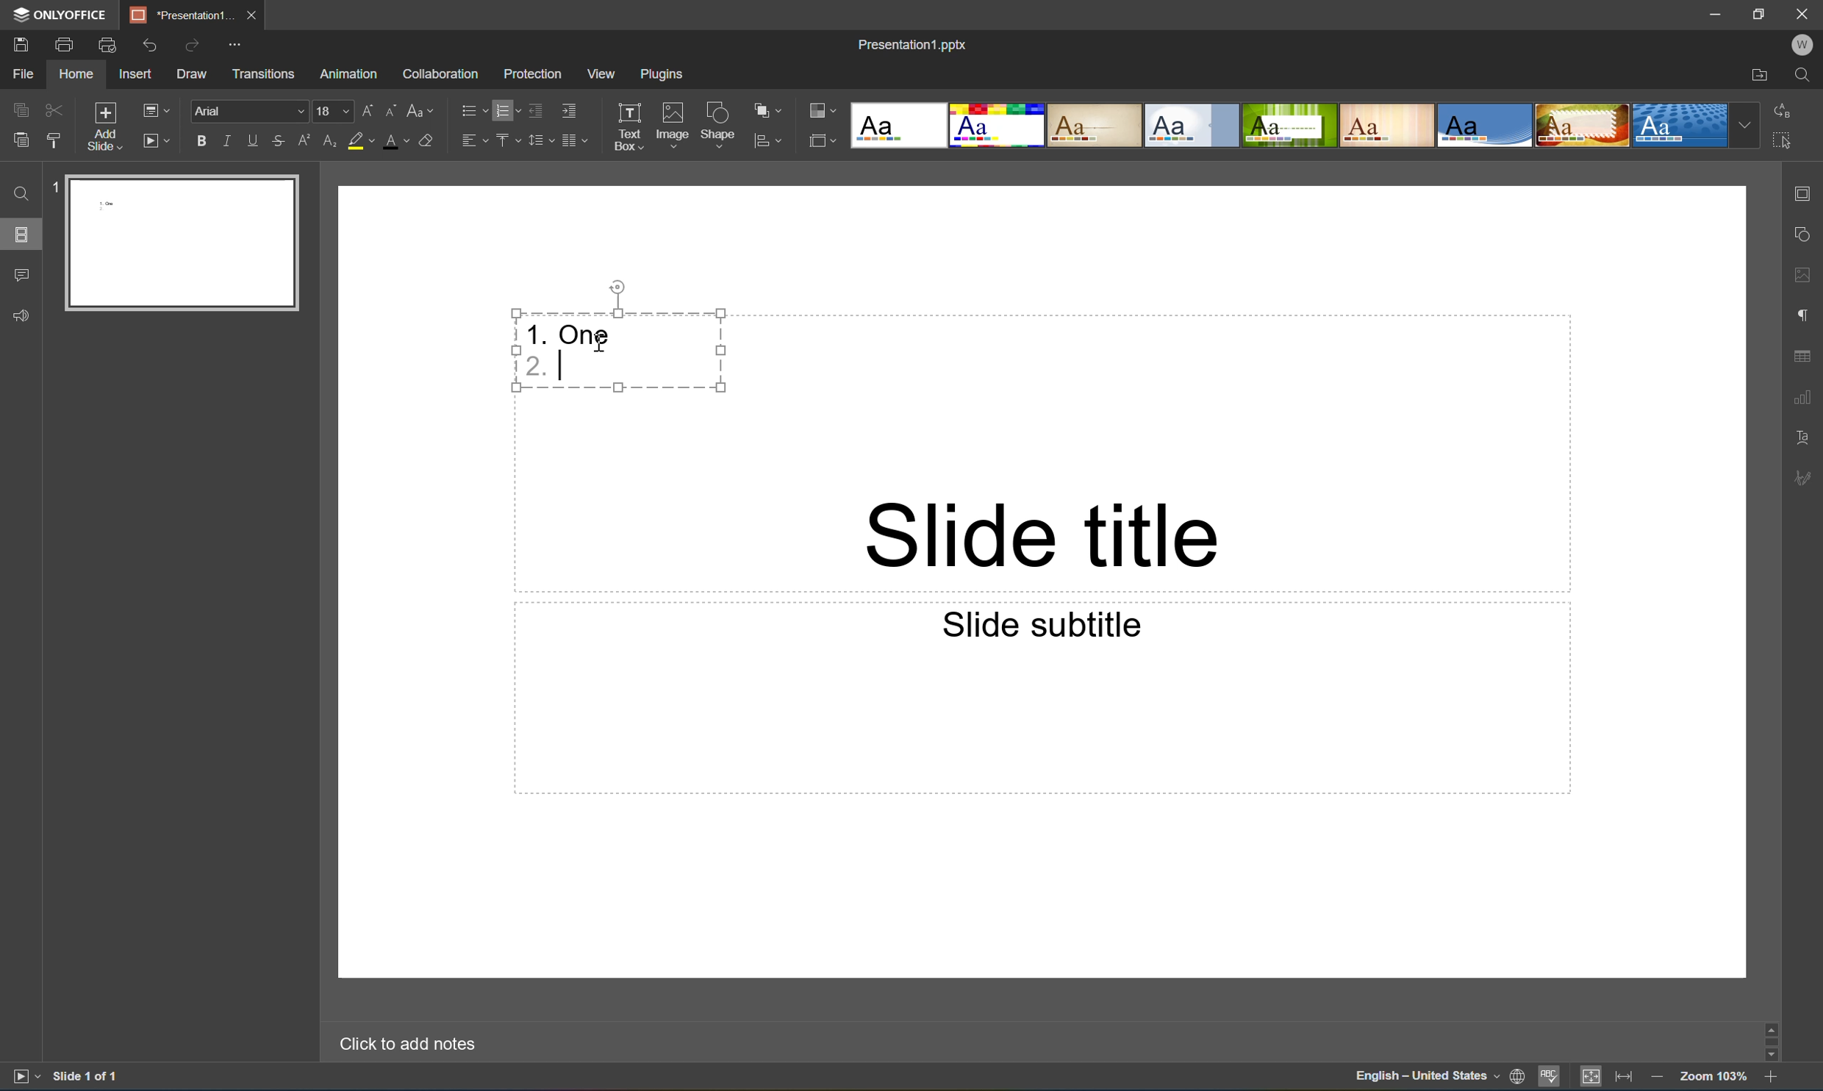 This screenshot has width=1823, height=1091. Describe the element at coordinates (195, 50) in the screenshot. I see `Redo` at that location.